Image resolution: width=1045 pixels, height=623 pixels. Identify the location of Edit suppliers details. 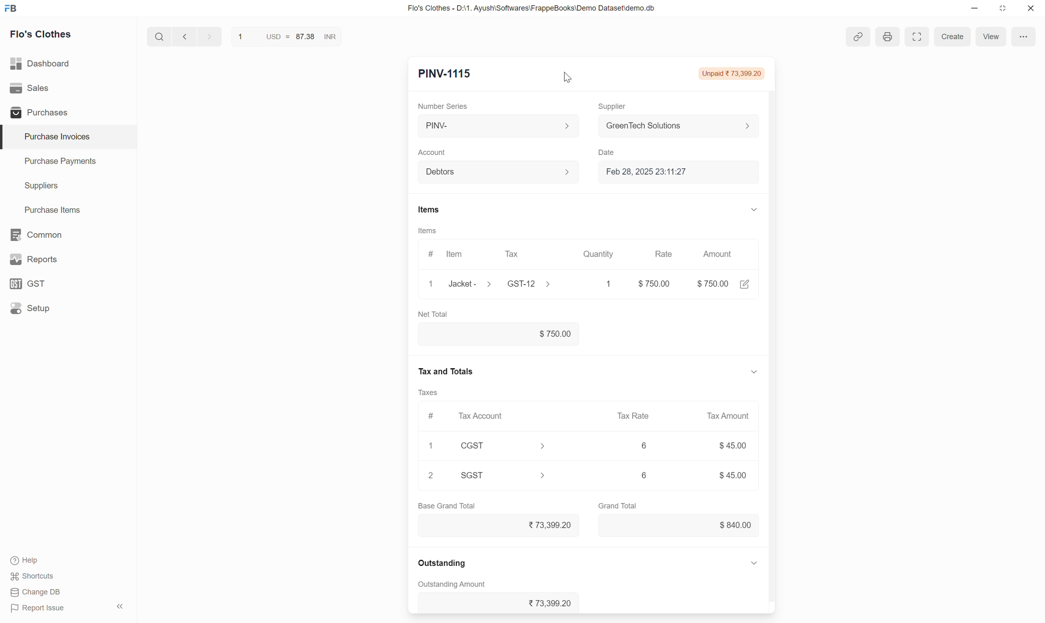
(748, 126).